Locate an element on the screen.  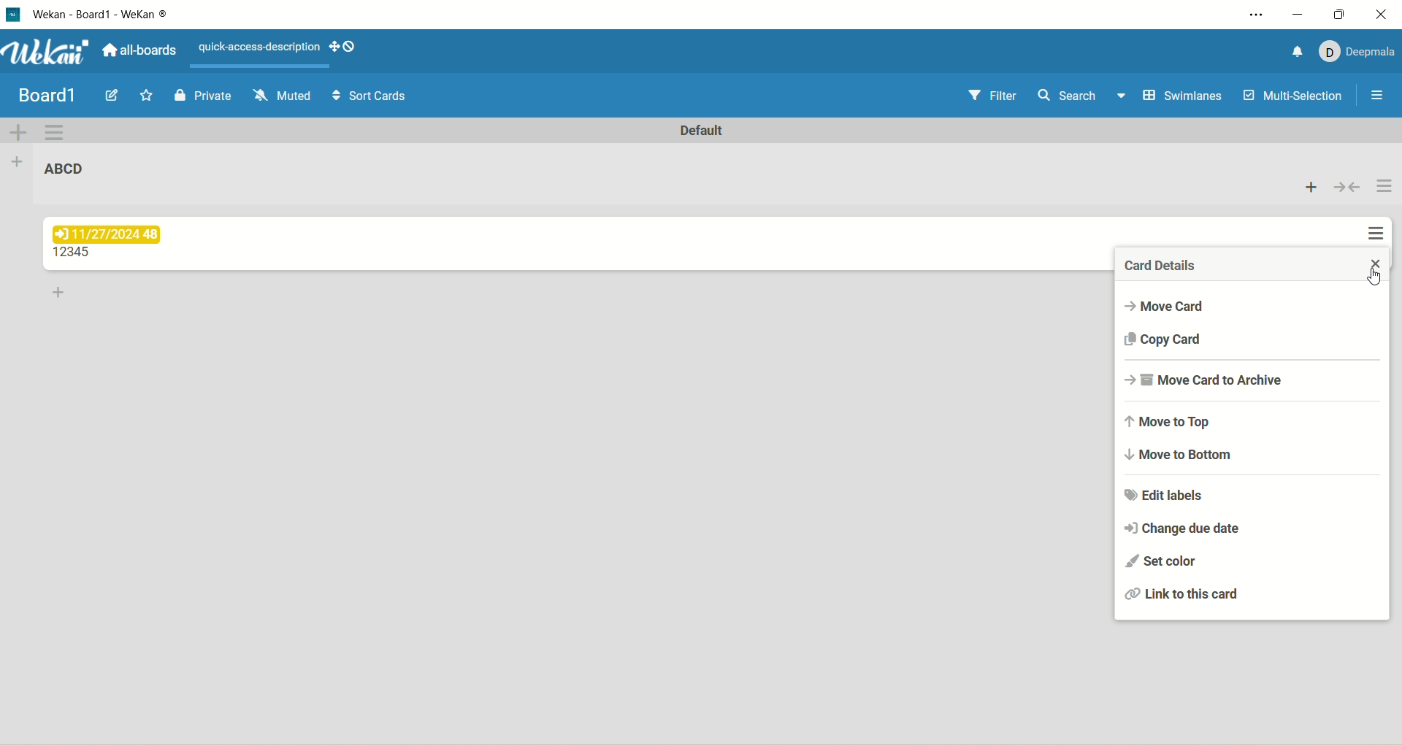
open/close sidebar is located at coordinates (1379, 98).